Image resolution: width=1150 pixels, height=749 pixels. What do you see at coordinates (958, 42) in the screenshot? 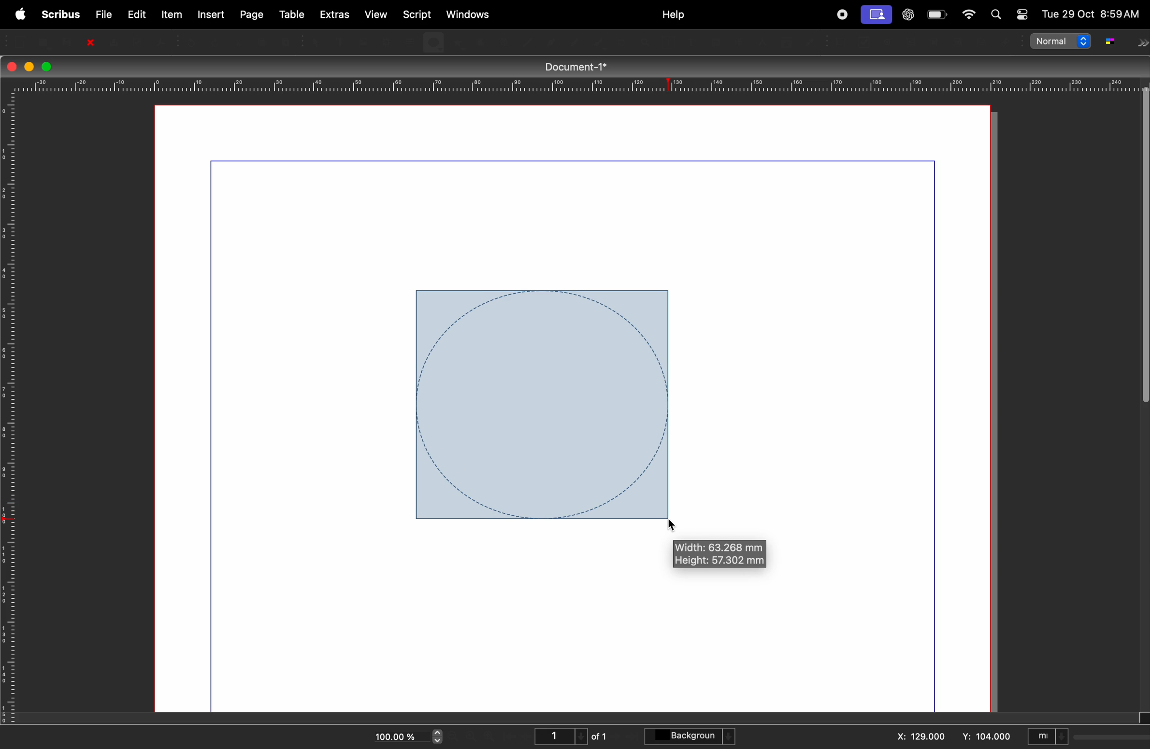
I see `pdf list box` at bounding box center [958, 42].